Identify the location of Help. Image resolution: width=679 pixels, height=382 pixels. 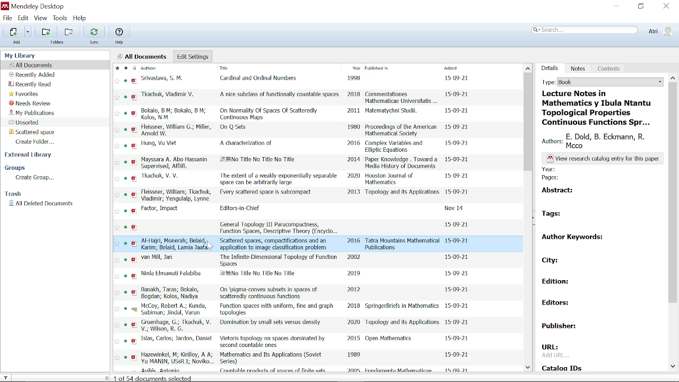
(82, 19).